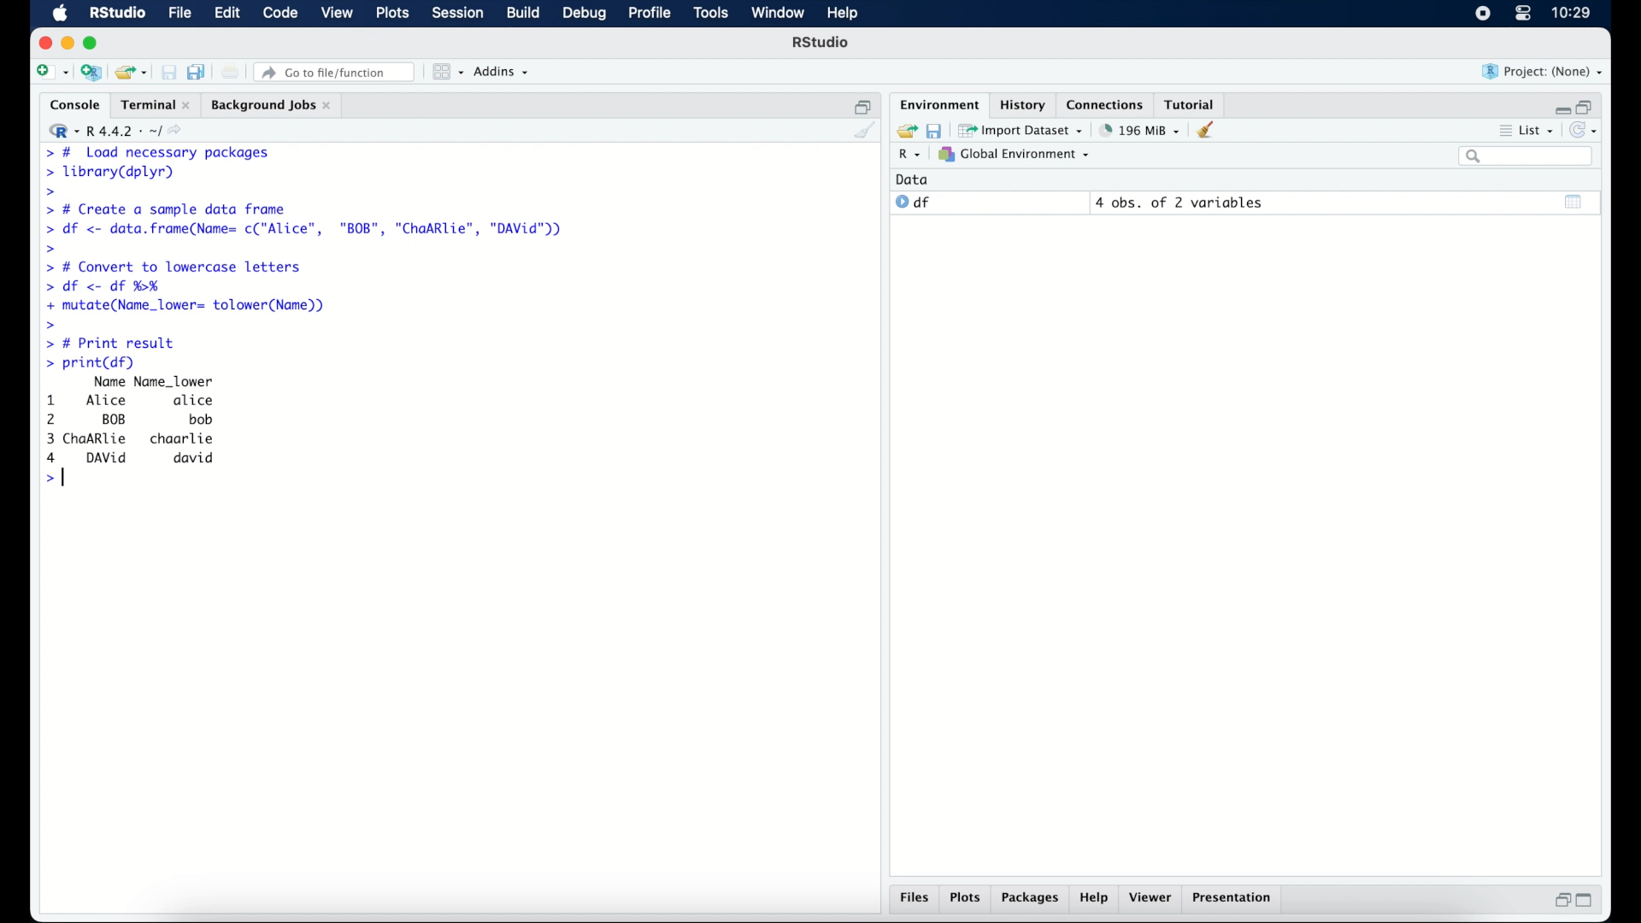  What do you see at coordinates (1560, 106) in the screenshot?
I see `minimize` at bounding box center [1560, 106].